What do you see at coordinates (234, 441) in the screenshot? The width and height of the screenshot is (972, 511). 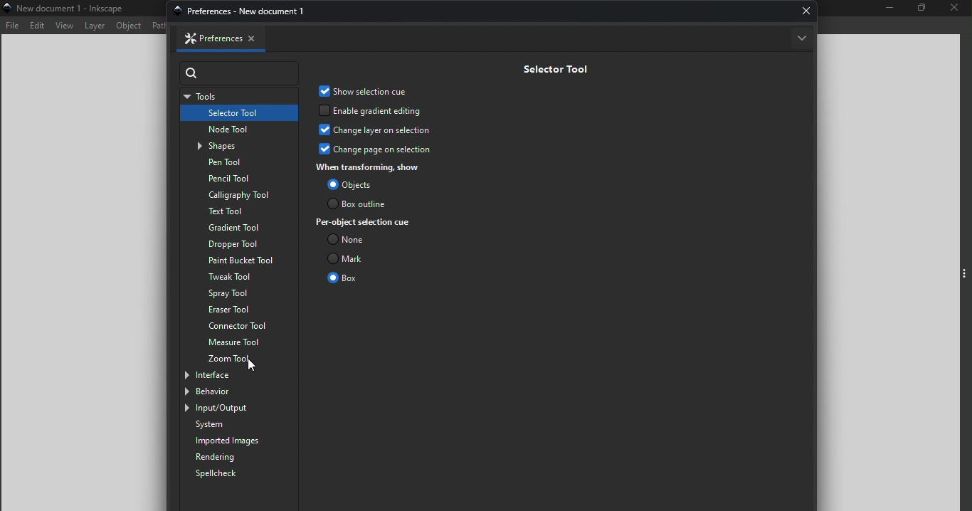 I see `Imported images` at bounding box center [234, 441].